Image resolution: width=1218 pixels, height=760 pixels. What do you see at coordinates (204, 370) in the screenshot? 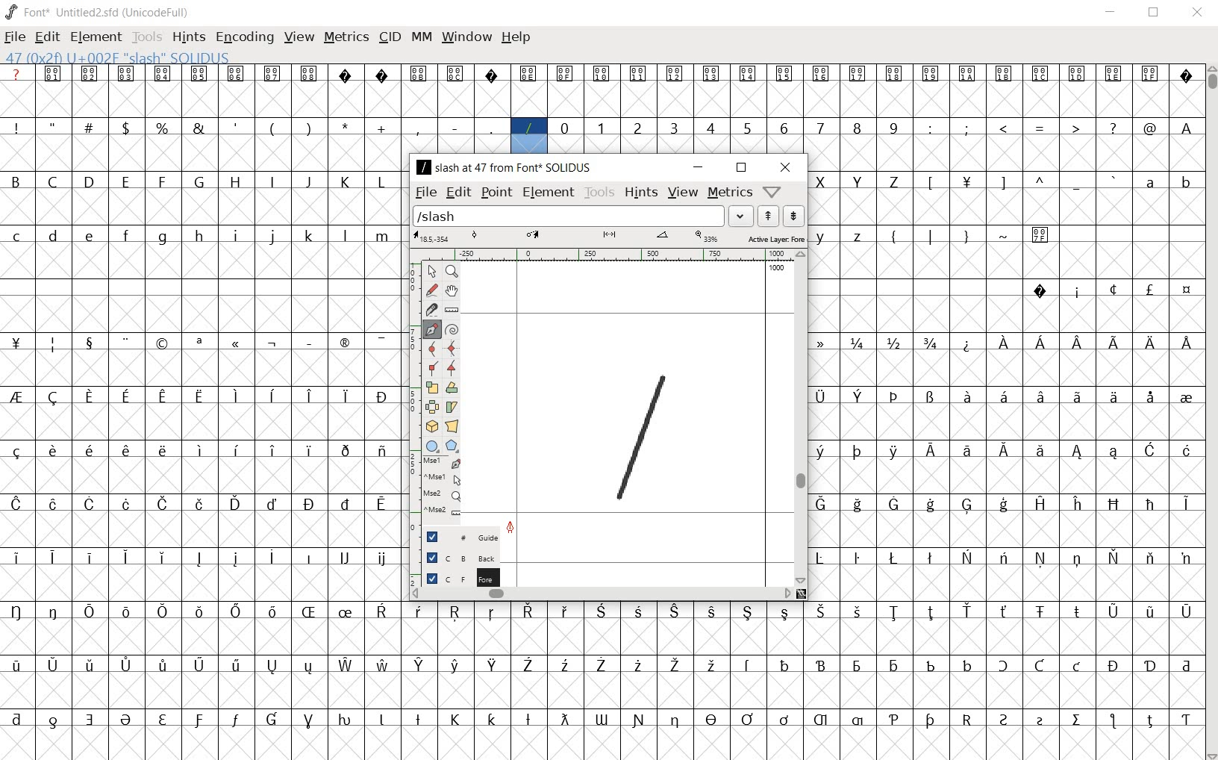
I see `empty cells` at bounding box center [204, 370].